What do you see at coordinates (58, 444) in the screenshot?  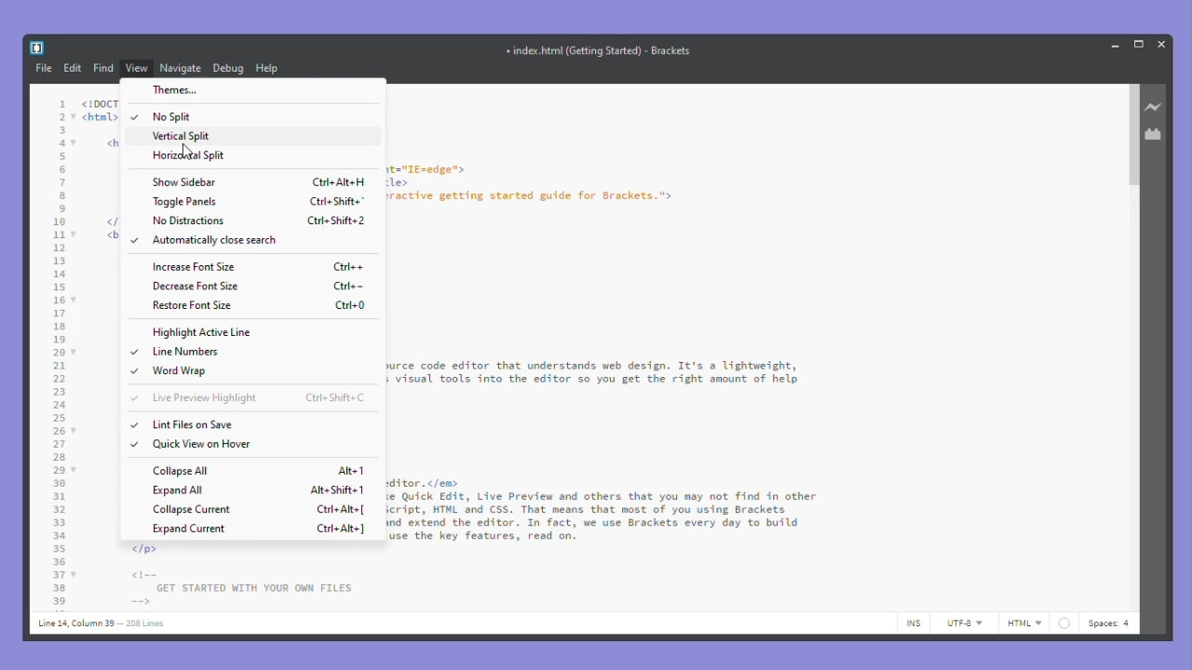 I see `27` at bounding box center [58, 444].